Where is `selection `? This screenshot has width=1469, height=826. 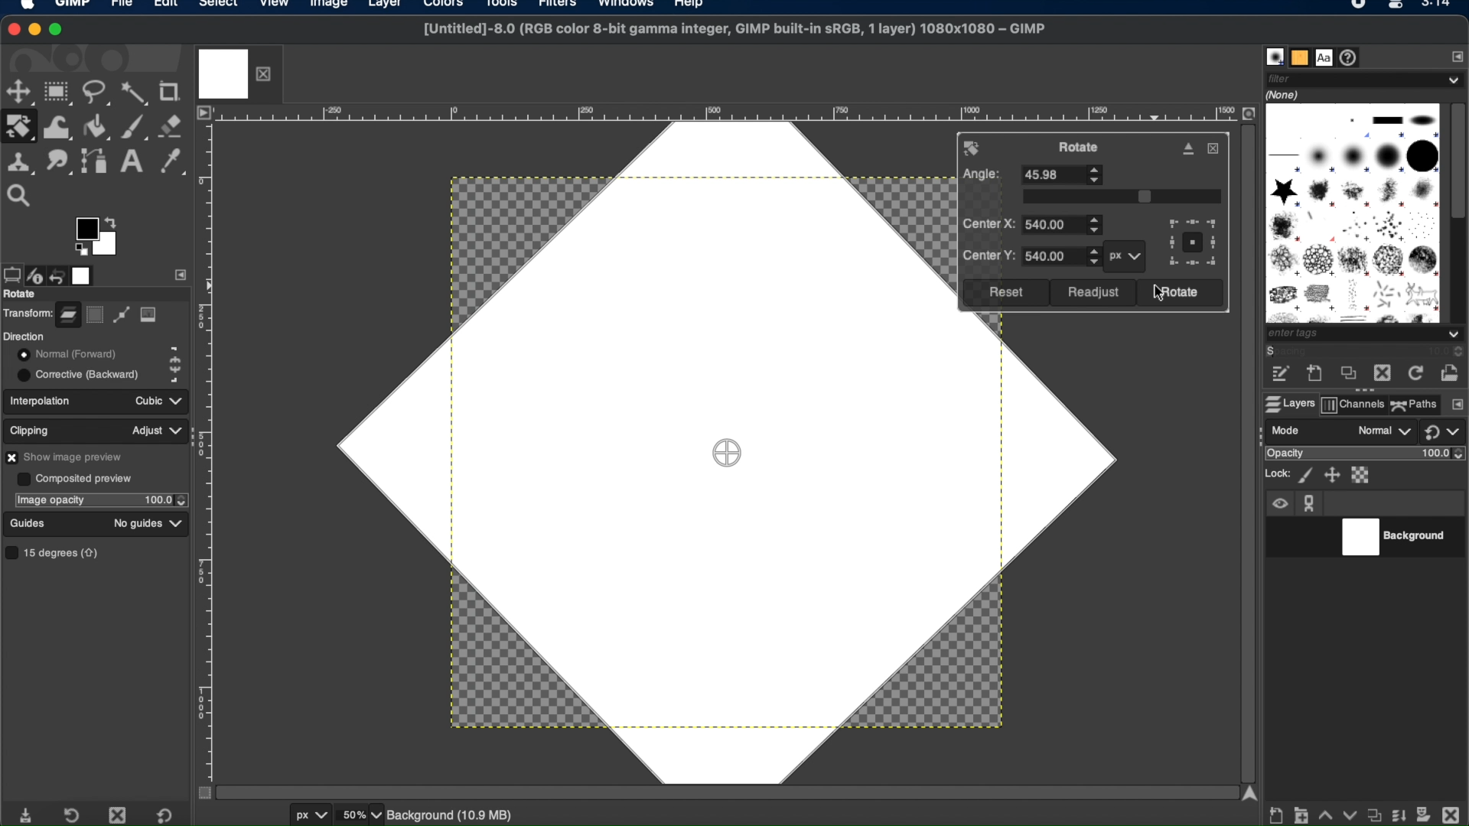
selection  is located at coordinates (96, 315).